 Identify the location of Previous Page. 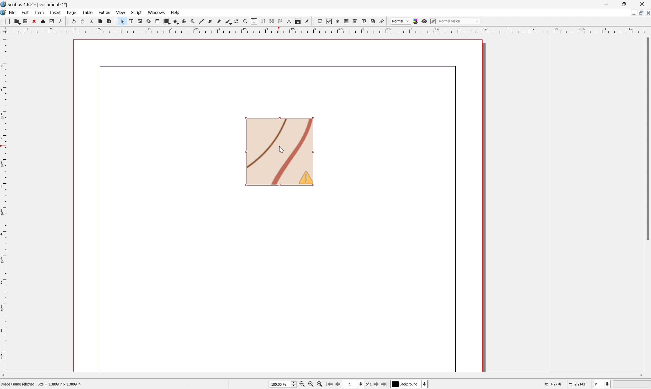
(339, 385).